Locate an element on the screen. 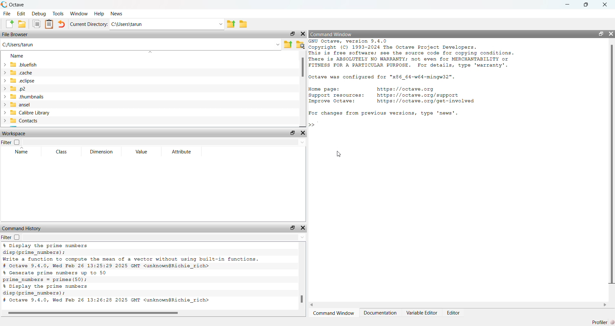  Editor is located at coordinates (454, 313).